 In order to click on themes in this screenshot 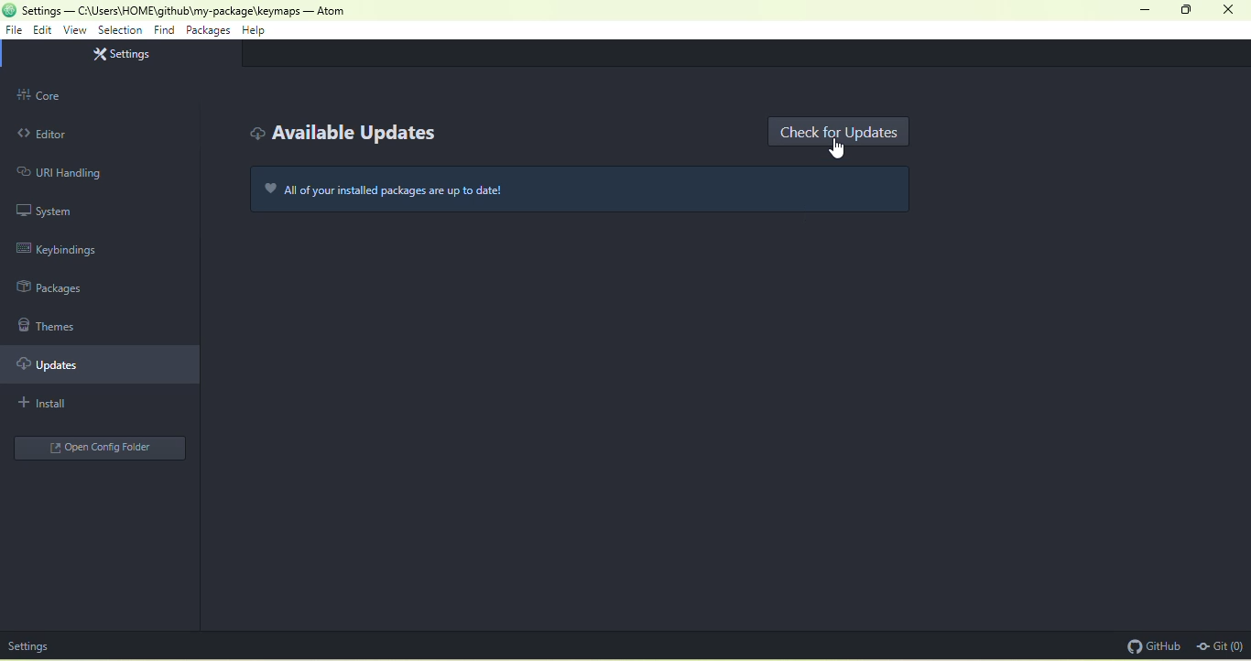, I will do `click(51, 325)`.